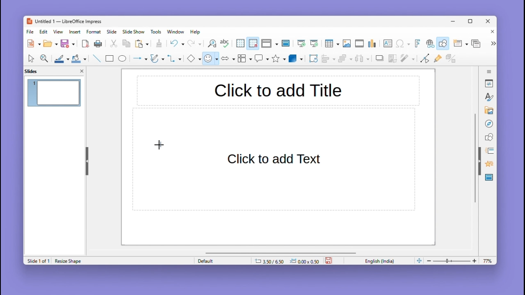  I want to click on Image, so click(347, 44).